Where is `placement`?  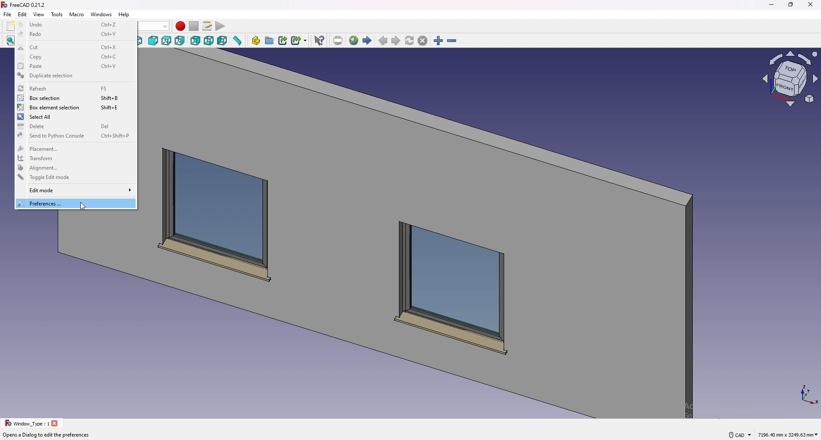 placement is located at coordinates (75, 148).